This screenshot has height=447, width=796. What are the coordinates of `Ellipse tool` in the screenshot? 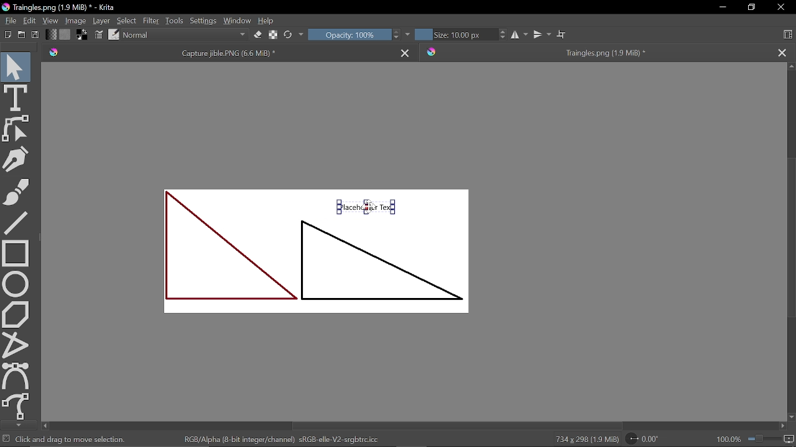 It's located at (16, 284).